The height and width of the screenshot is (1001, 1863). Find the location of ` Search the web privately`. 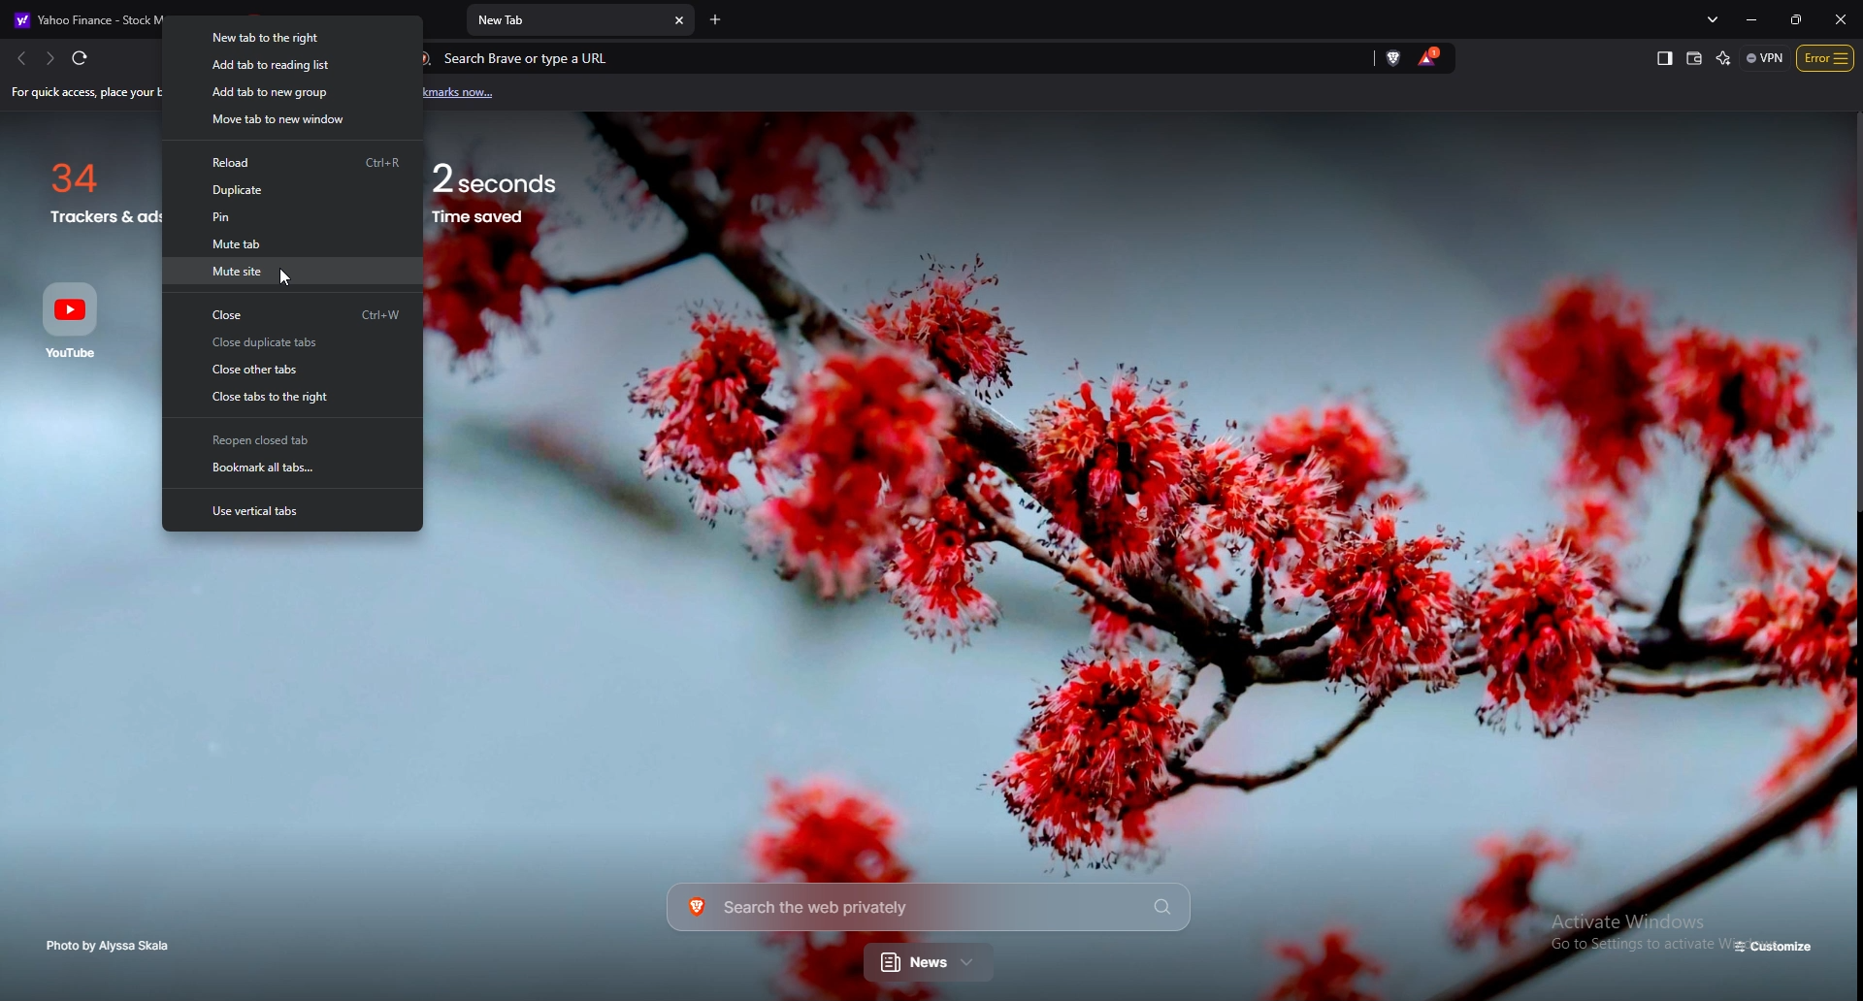

 Search the web privately is located at coordinates (928, 906).